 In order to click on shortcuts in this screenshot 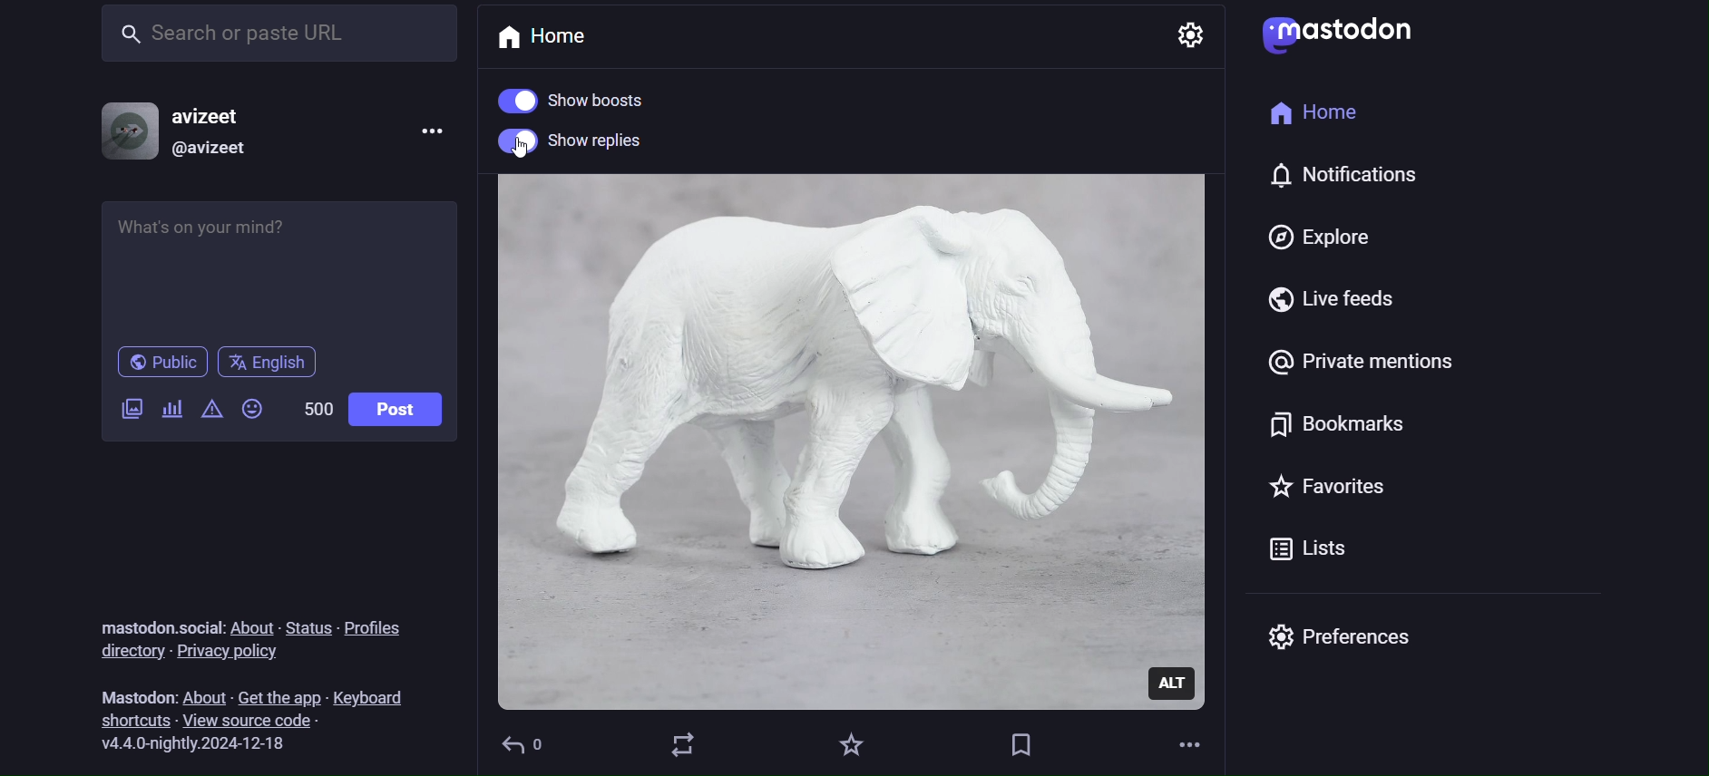, I will do `click(126, 720)`.